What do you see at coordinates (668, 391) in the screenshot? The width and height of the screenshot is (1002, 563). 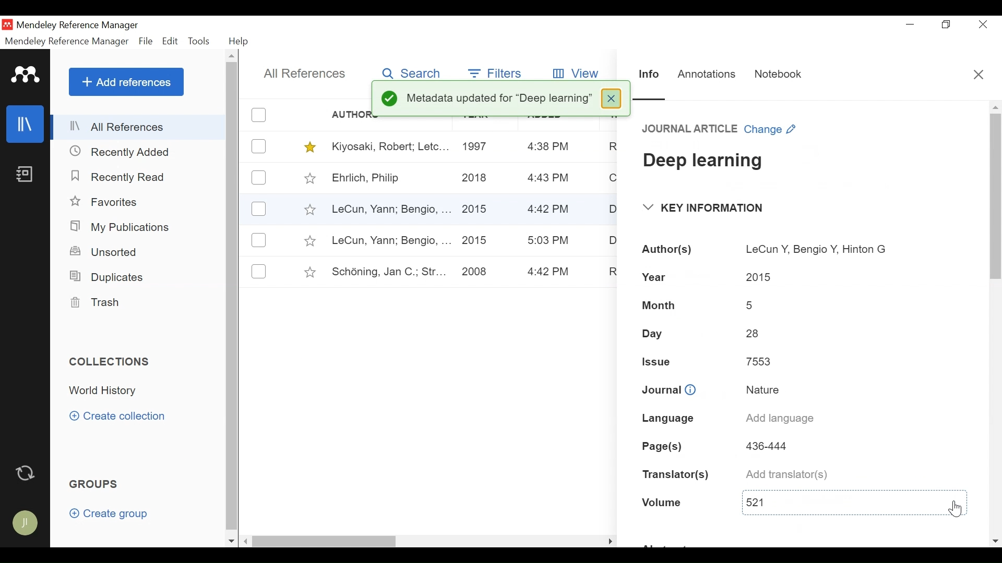 I see `Journal` at bounding box center [668, 391].